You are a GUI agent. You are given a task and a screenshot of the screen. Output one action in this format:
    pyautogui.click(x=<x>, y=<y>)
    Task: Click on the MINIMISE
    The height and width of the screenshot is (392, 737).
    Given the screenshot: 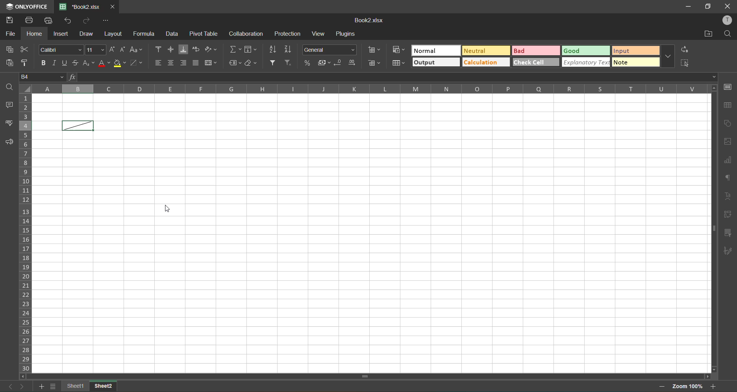 What is the action you would take?
    pyautogui.click(x=687, y=7)
    